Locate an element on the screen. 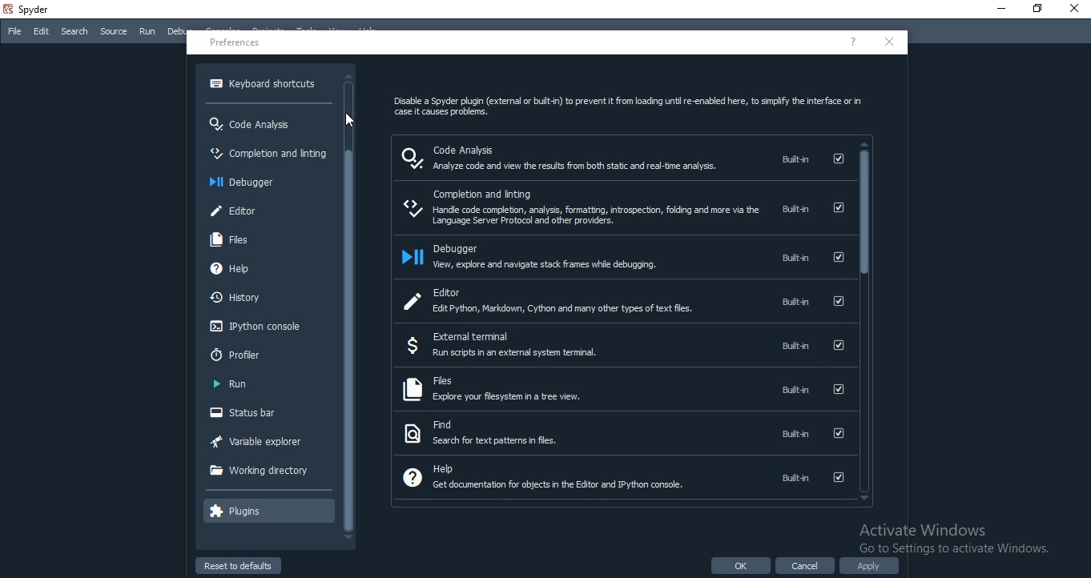 This screenshot has width=1091, height=578. scroll bar is located at coordinates (865, 321).